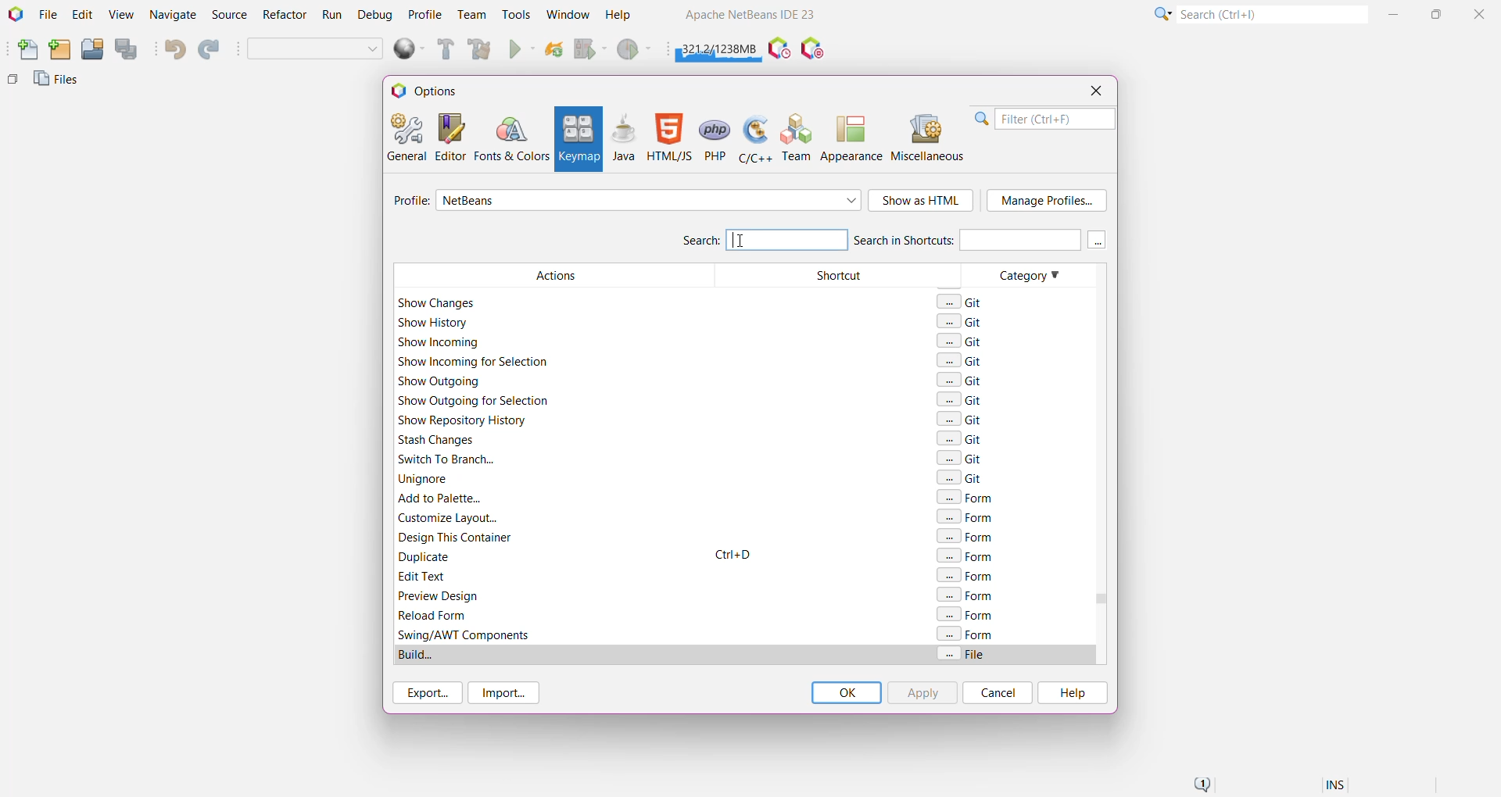  Describe the element at coordinates (471, 15) in the screenshot. I see `Team` at that location.